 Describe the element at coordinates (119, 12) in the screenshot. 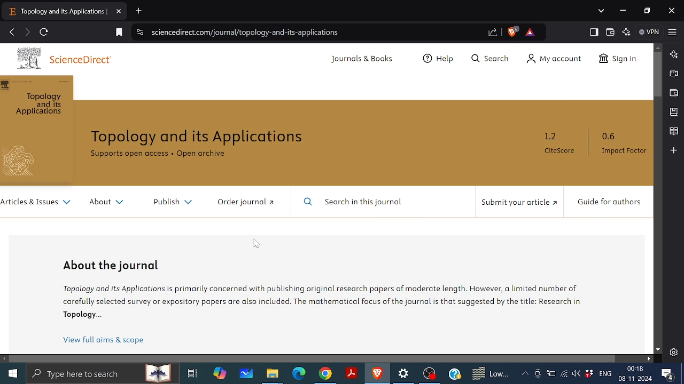

I see `Close current tab` at that location.